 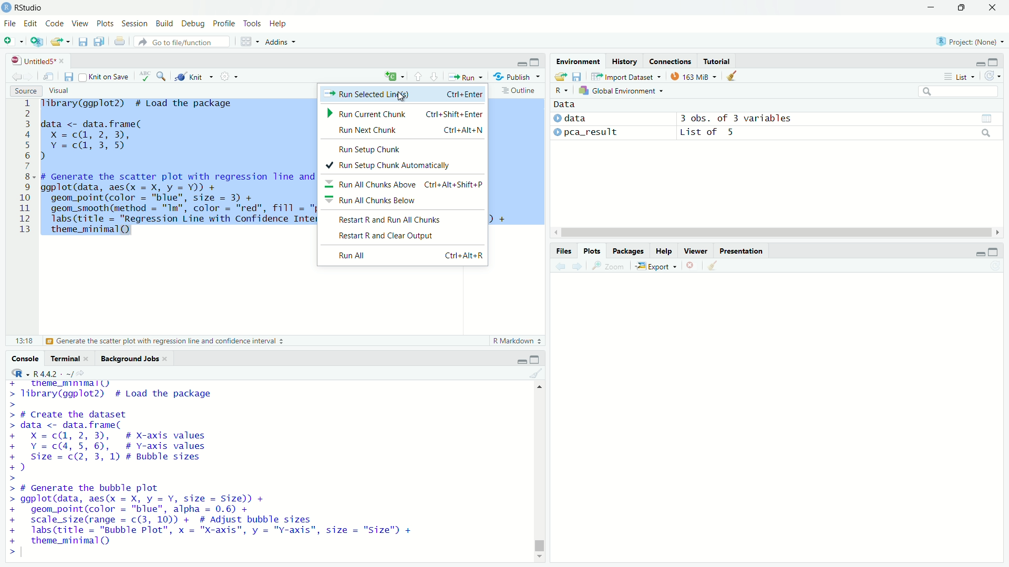 I want to click on Plots, so click(x=591, y=250).